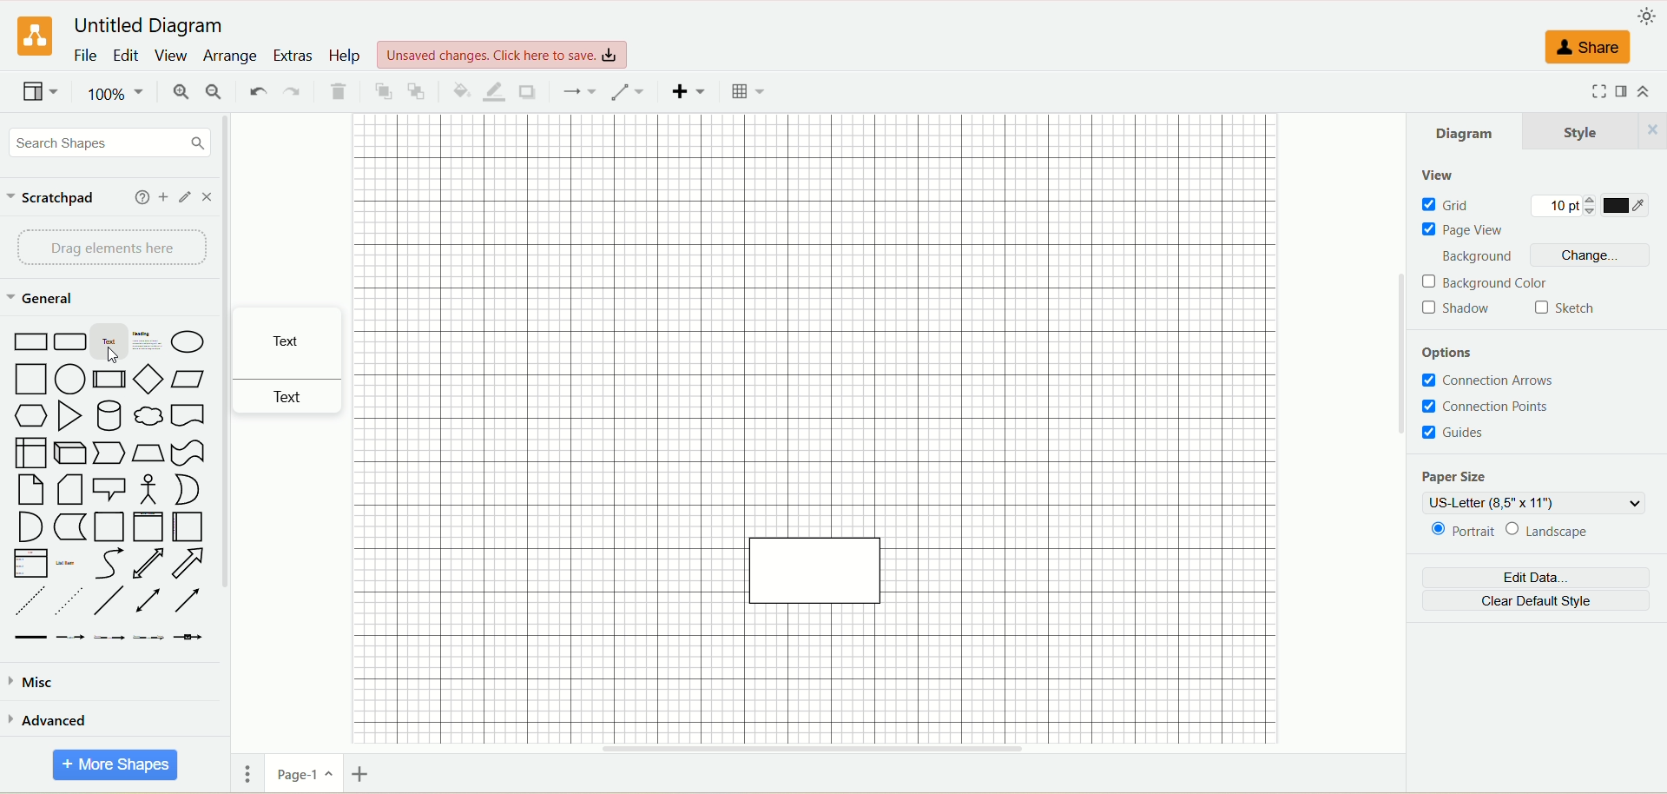 Image resolution: width=1667 pixels, height=794 pixels. Describe the element at coordinates (1561, 309) in the screenshot. I see `sketch` at that location.